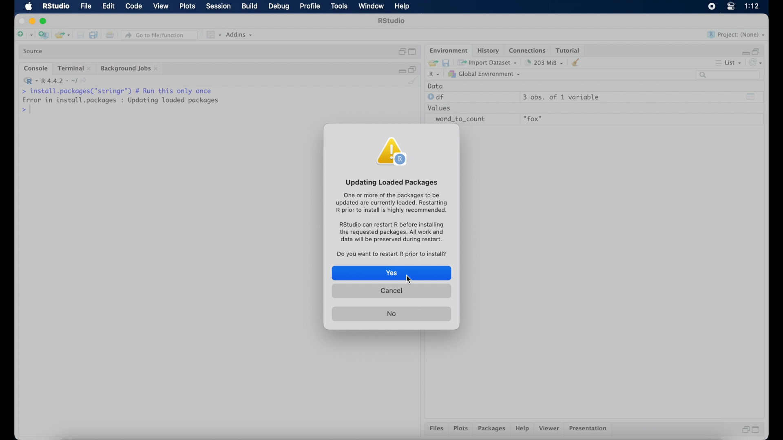 The image size is (783, 440). Describe the element at coordinates (565, 97) in the screenshot. I see `3 obs, of 1 variable` at that location.